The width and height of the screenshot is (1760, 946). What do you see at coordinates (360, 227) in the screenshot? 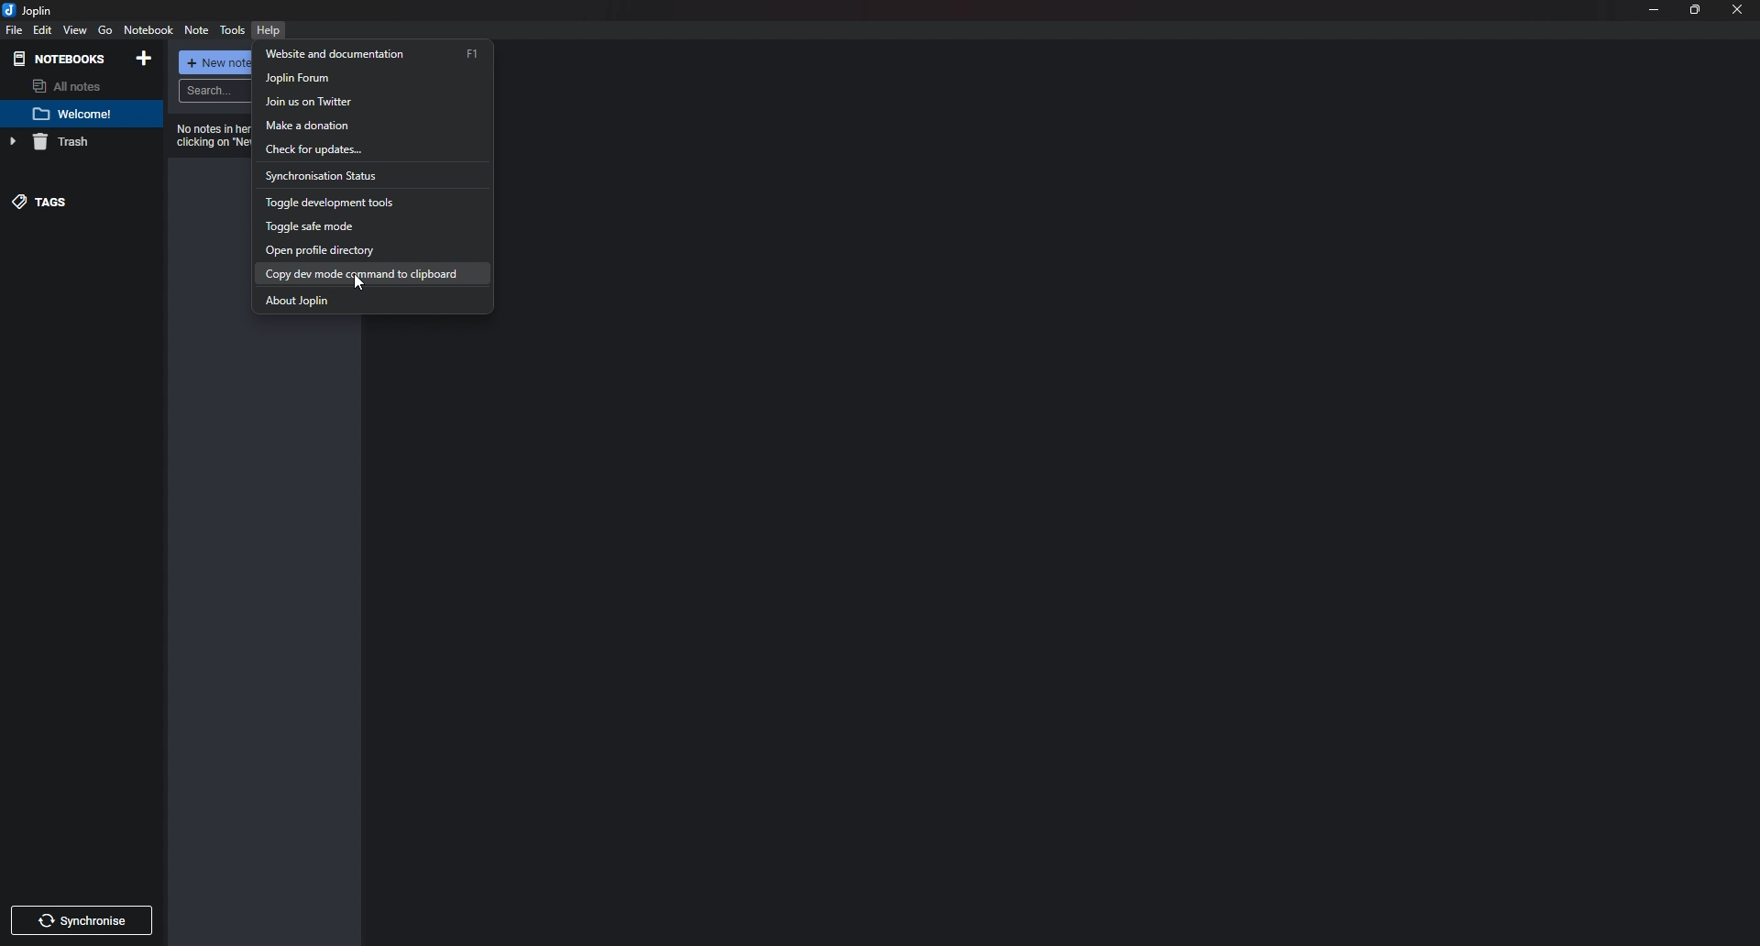
I see `toggle safe mode` at bounding box center [360, 227].